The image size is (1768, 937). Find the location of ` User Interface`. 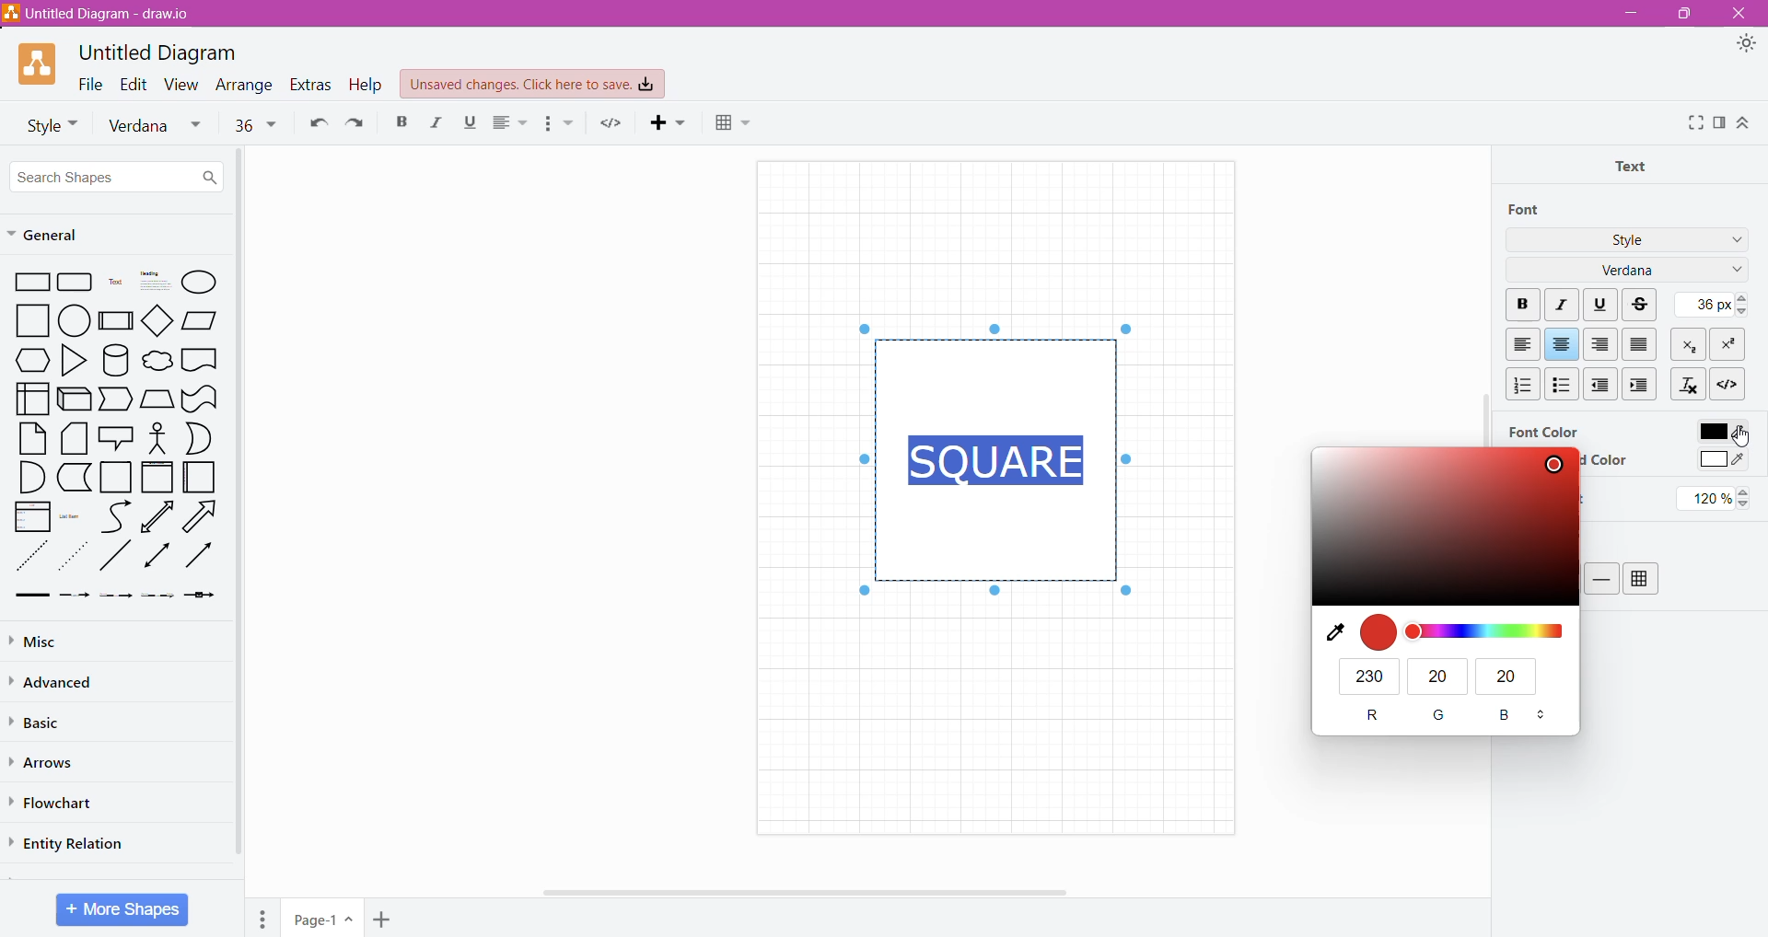

 User Interface is located at coordinates (31, 398).